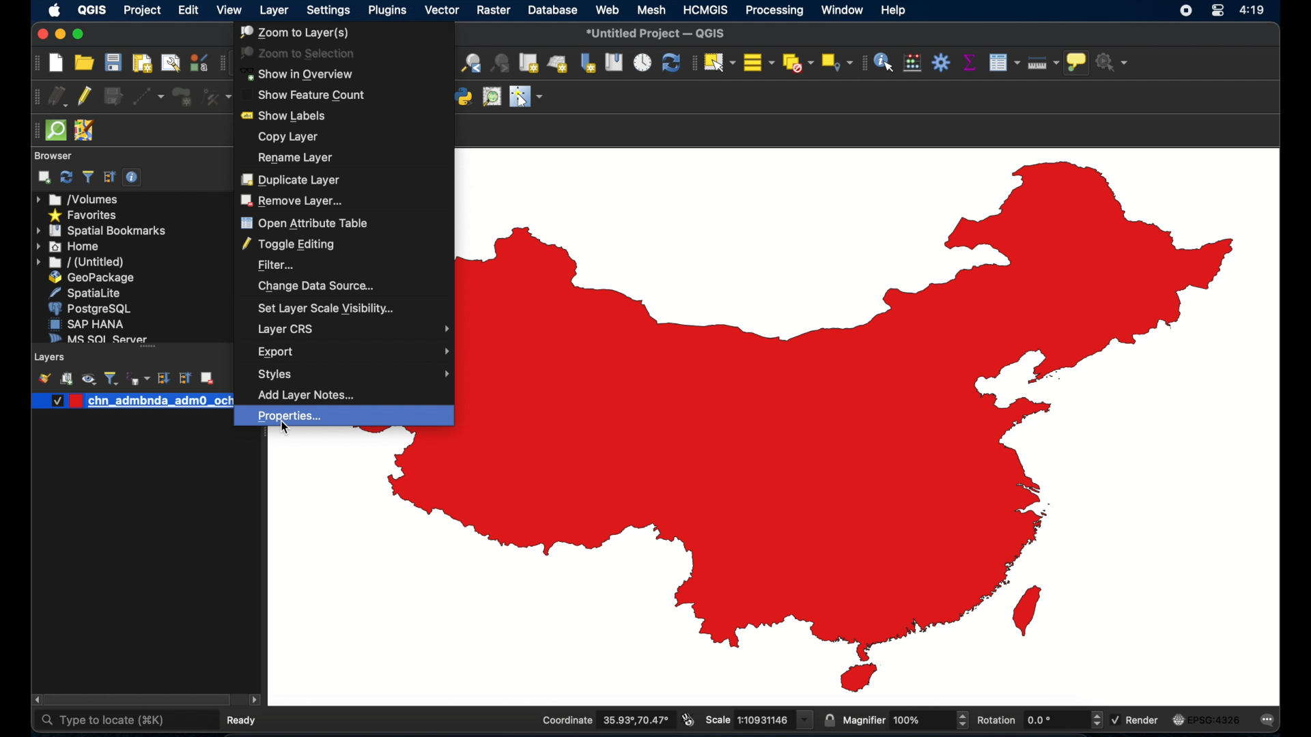 Image resolution: width=1311 pixels, height=737 pixels. I want to click on edit, so click(189, 10).